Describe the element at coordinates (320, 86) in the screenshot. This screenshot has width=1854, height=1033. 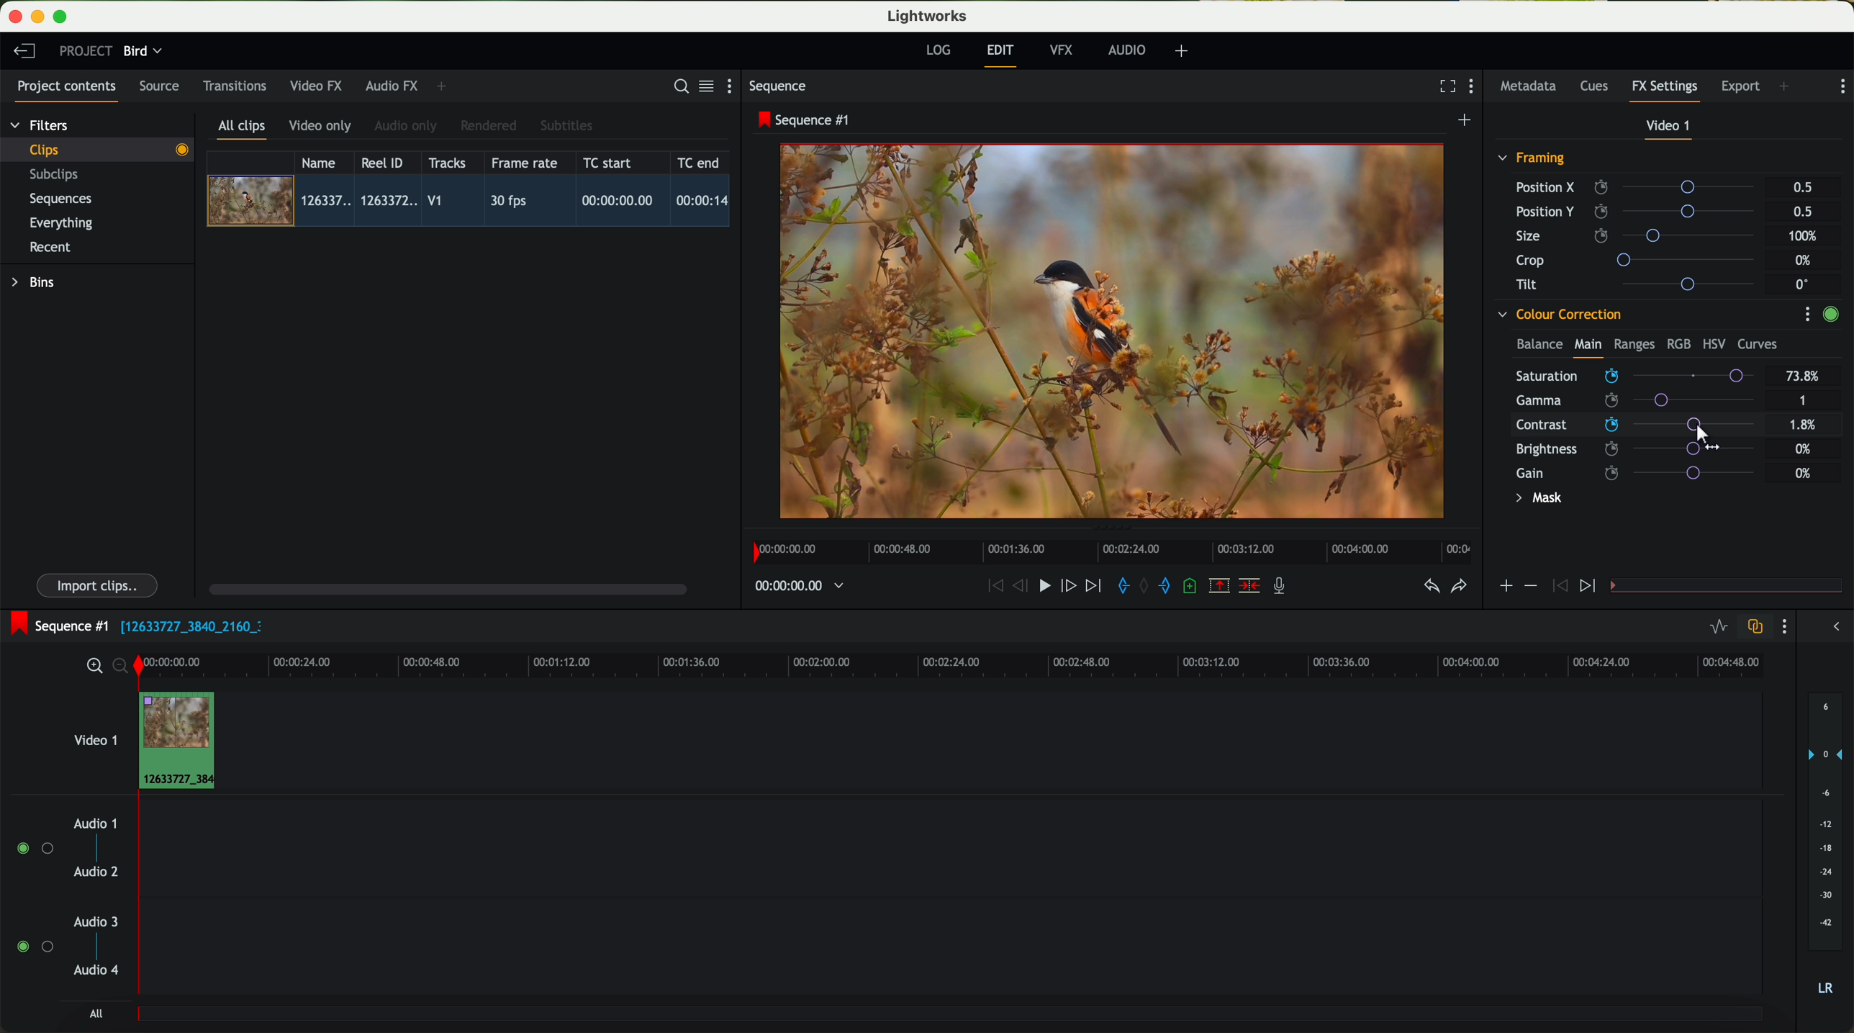
I see `video FX` at that location.